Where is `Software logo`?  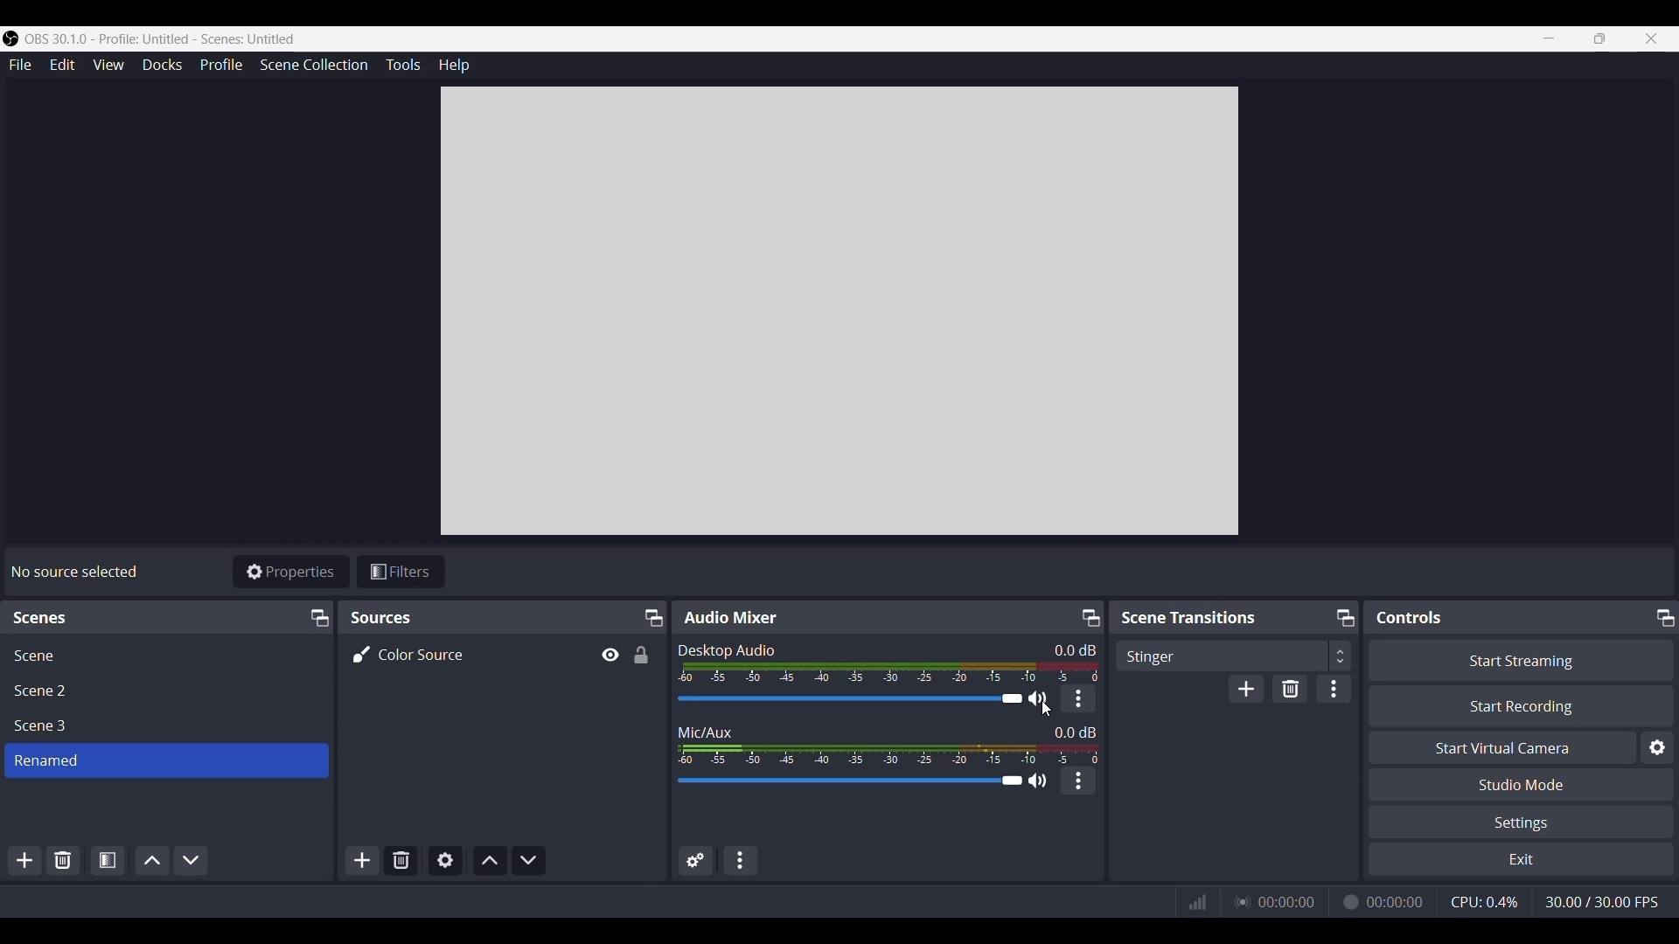
Software logo is located at coordinates (10, 38).